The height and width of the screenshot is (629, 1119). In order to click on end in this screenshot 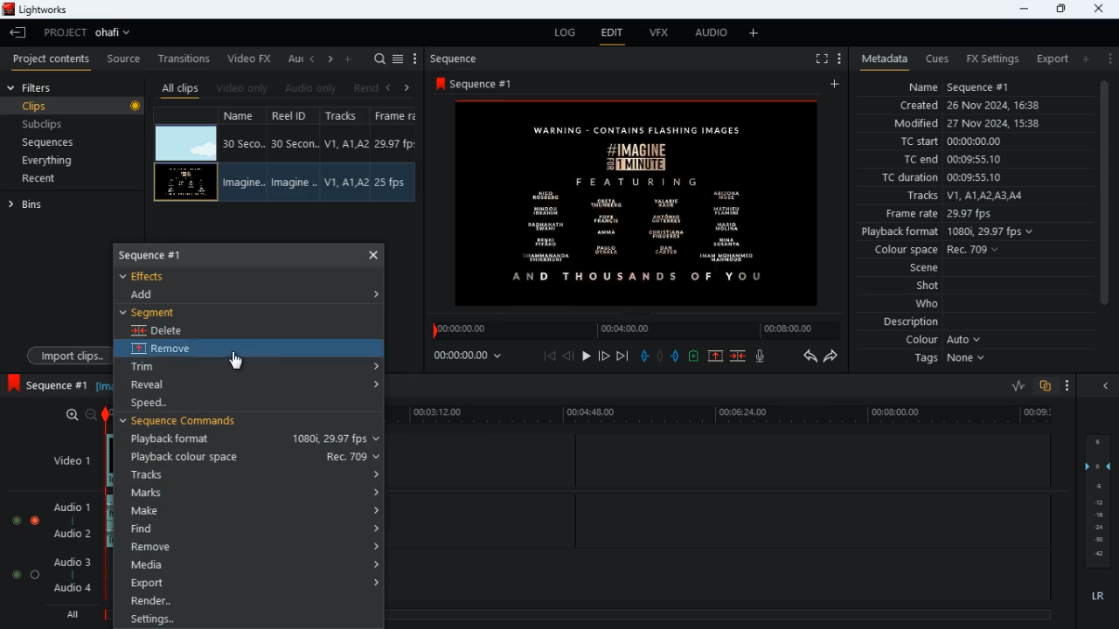, I will do `click(624, 356)`.